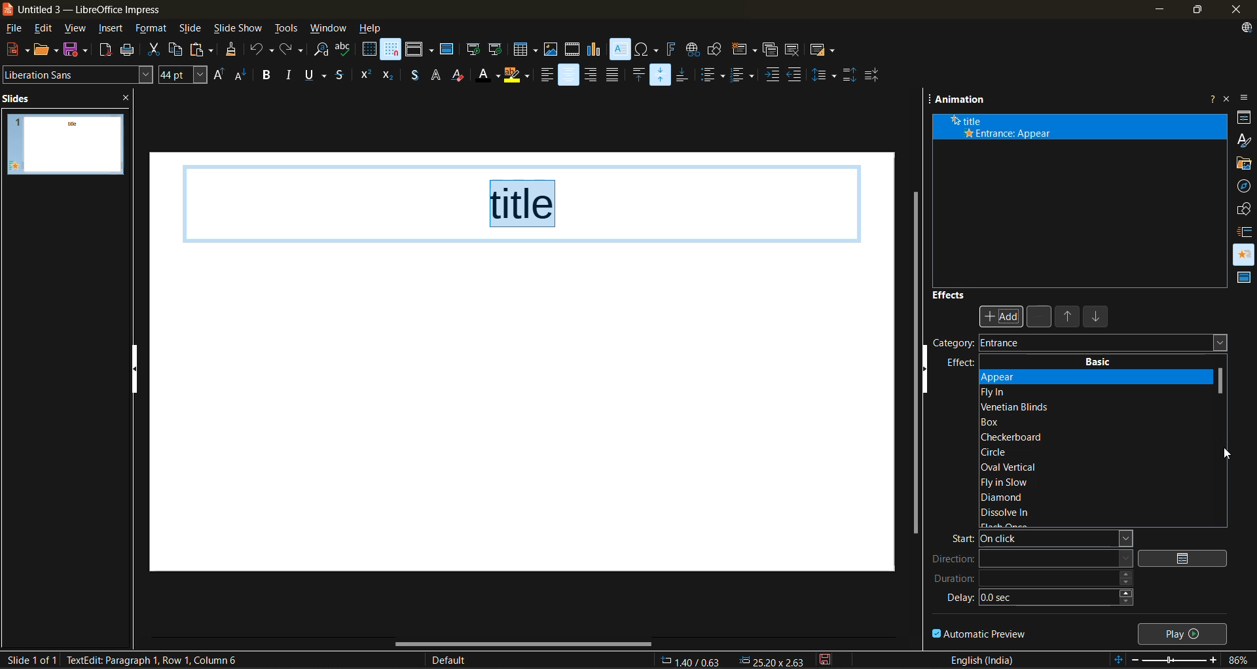 The width and height of the screenshot is (1257, 669). Describe the element at coordinates (1092, 449) in the screenshot. I see `basic effects` at that location.